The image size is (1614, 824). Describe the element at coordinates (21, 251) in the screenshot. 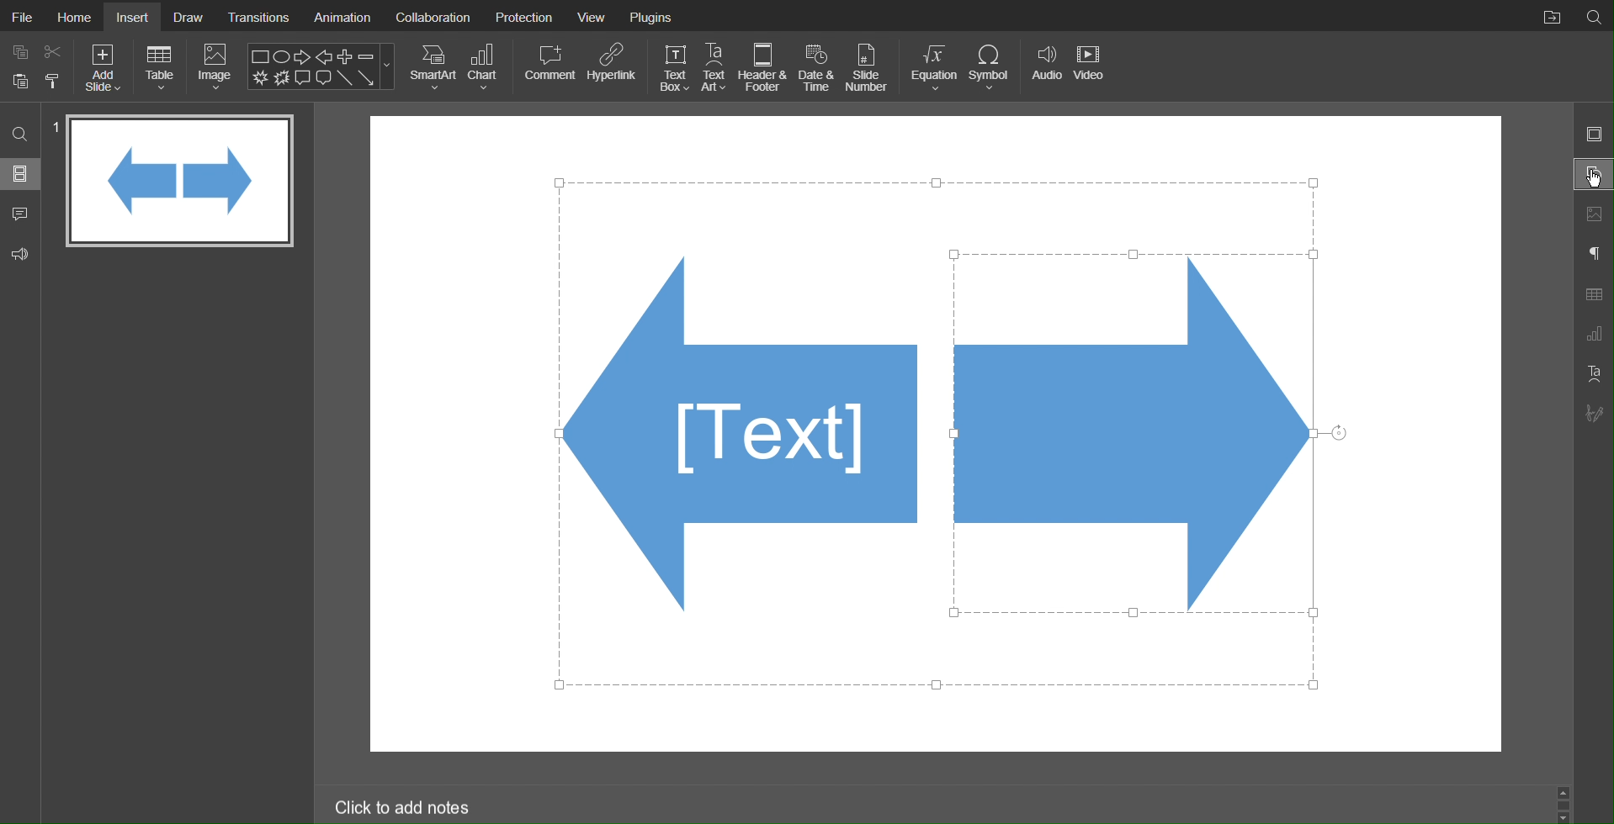

I see `Feedback and Support` at that location.